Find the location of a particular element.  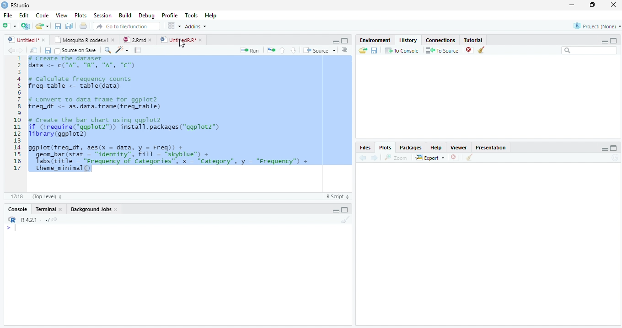

Go ro file/function is located at coordinates (126, 26).